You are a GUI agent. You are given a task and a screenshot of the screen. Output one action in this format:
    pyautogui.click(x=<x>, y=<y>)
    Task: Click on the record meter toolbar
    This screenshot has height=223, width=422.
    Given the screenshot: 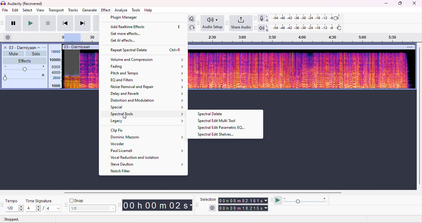 What is the action you would take?
    pyautogui.click(x=256, y=18)
    